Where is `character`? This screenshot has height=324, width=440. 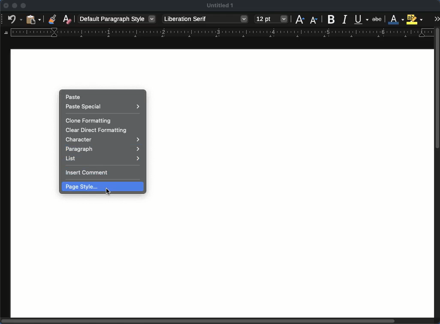 character is located at coordinates (103, 140).